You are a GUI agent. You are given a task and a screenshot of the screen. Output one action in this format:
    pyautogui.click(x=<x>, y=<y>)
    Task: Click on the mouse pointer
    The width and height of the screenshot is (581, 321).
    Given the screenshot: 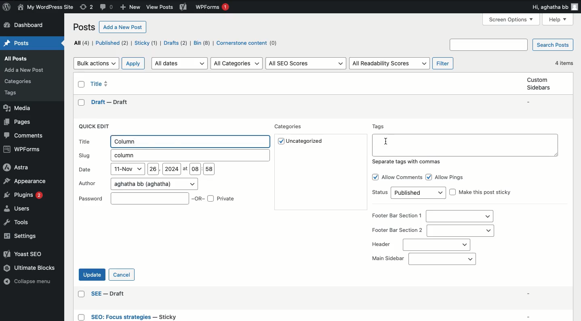 What is the action you would take?
    pyautogui.click(x=385, y=142)
    